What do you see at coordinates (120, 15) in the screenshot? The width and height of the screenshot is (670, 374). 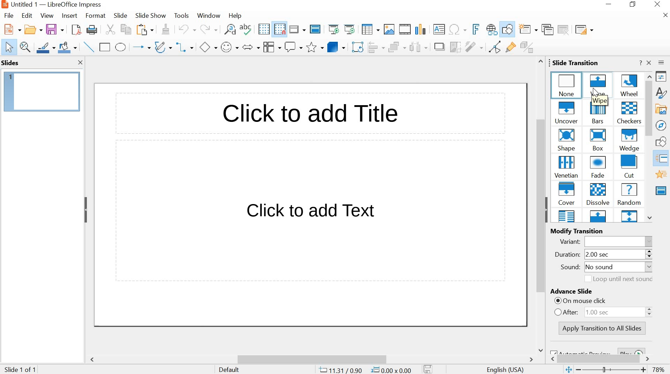 I see `SLIDE` at bounding box center [120, 15].